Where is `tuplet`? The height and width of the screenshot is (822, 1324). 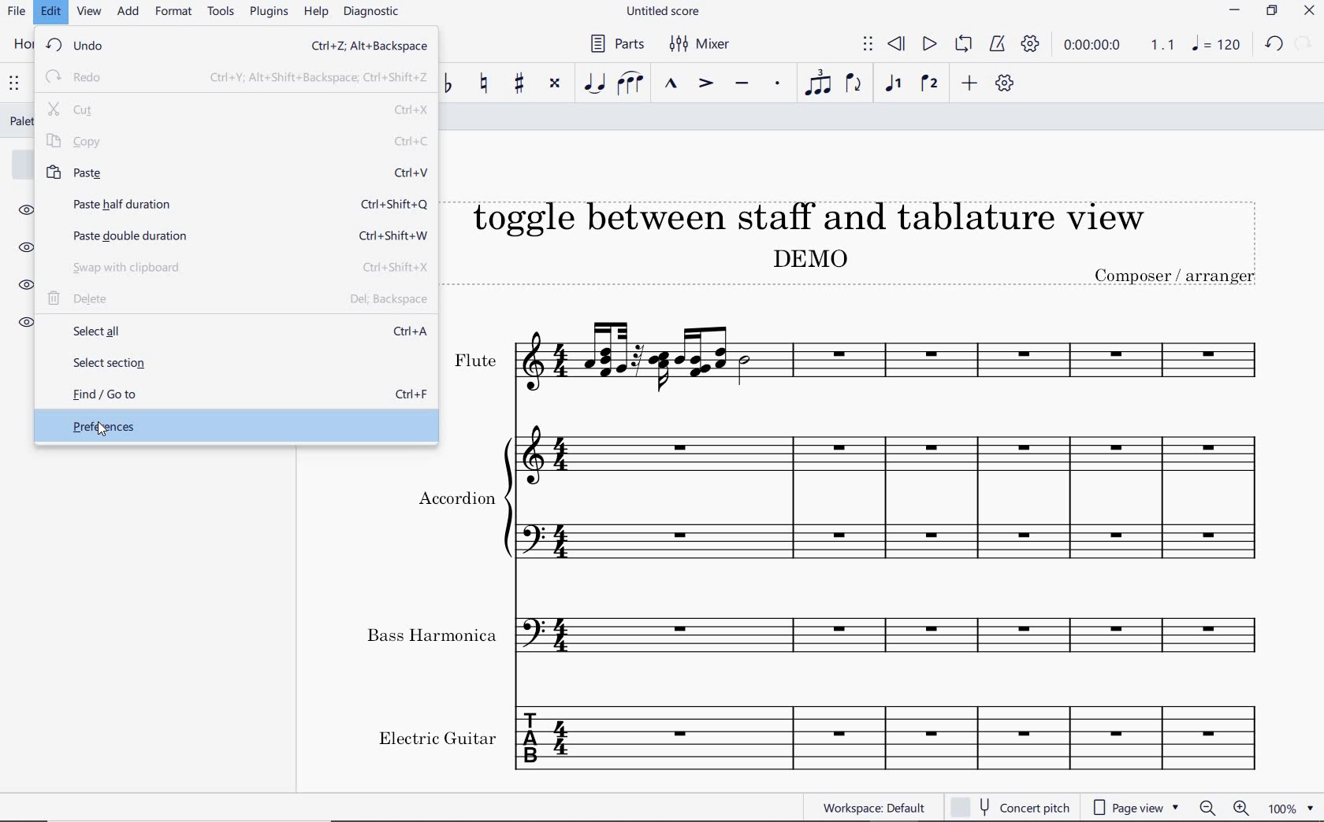 tuplet is located at coordinates (819, 84).